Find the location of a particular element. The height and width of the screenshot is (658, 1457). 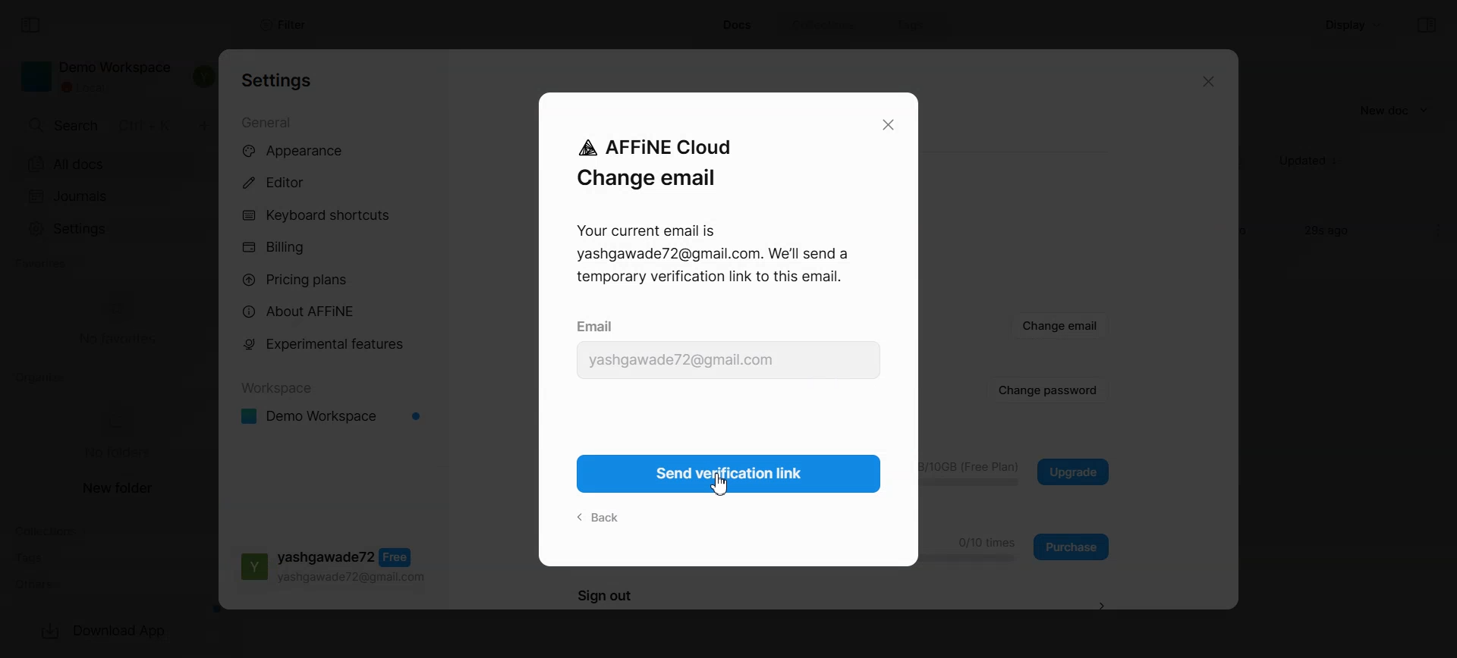

Billing is located at coordinates (336, 247).